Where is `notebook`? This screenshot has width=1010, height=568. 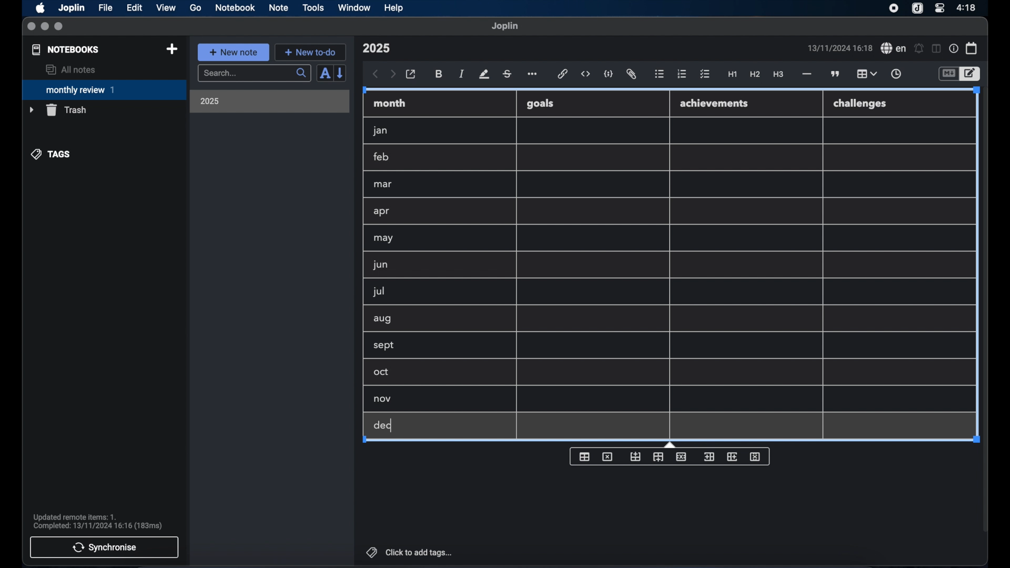 notebook is located at coordinates (235, 8).